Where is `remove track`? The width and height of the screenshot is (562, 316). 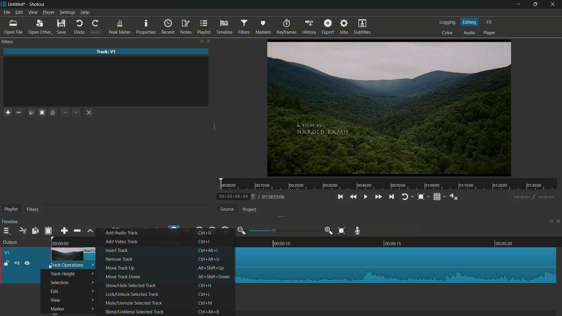
remove track is located at coordinates (119, 259).